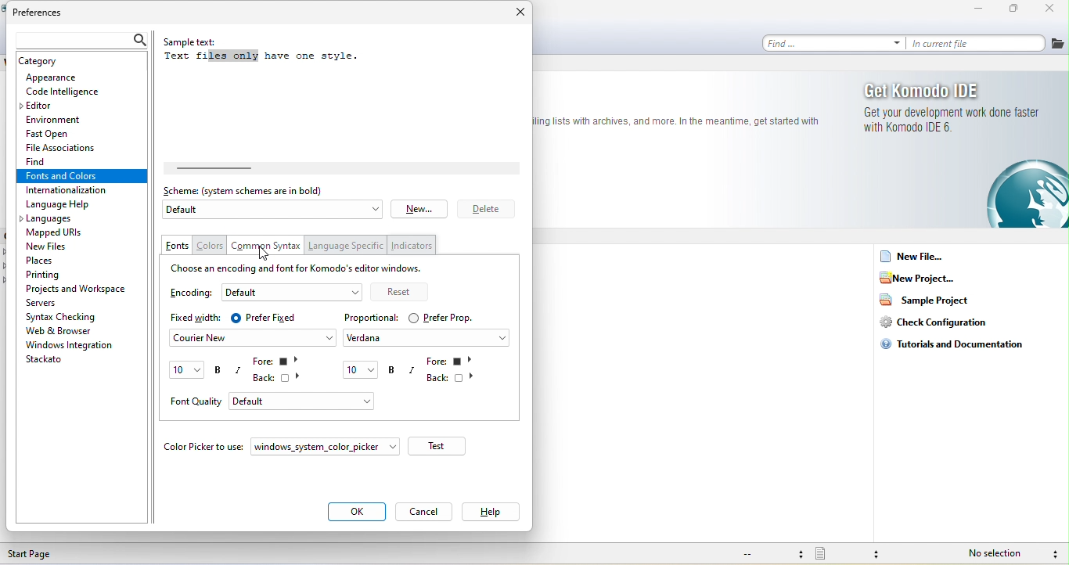 This screenshot has width=1069, height=565. I want to click on proportional, so click(369, 316).